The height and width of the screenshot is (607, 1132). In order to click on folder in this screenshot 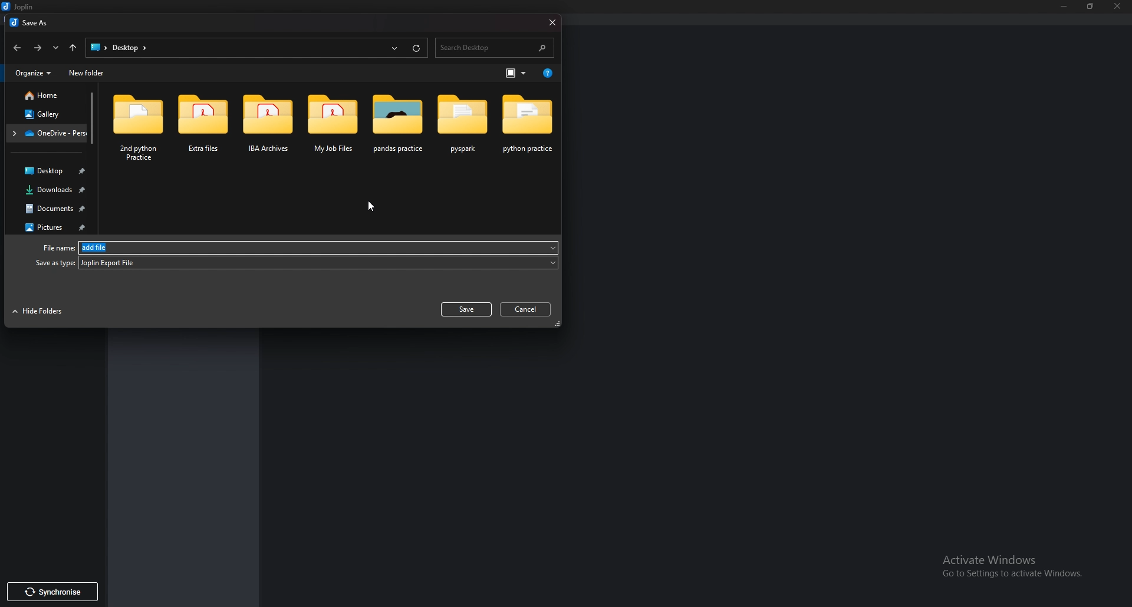, I will do `click(331, 123)`.